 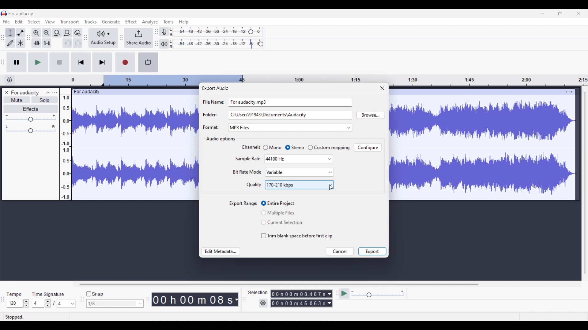 I want to click on Record/Record new track, so click(x=126, y=62).